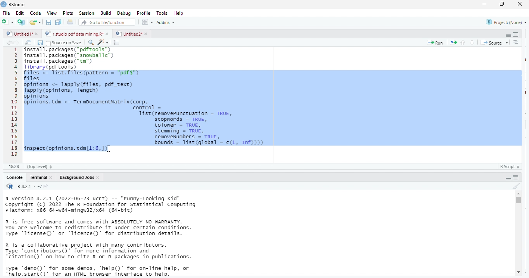 Image resolution: width=529 pixels, height=278 pixels. I want to click on > install.packages("snowballc")

3 install. packages("tn")

+ 1ibrary(pdftools)

5 Files < Mist. Files (parcern - "pdfs"

5 Files

7 opinions <- lapply(files, pdf_text)

8 apply (opinions, length)

5 opinions

0 opinions. tdm <- Termpocumentvatrix (corp,

1 control =

2 Tist(removepunctuation = TRUE,
3 stopwords = TRUE,

A Tolower = TRUE,

5 stemming = TRUE,

3 removeNumbers = TRUE,

7 bounds = Tist(global = c(1, 1n))))
8 inspect (opinions. tdn(1:6,1)

5, so click(272, 101).